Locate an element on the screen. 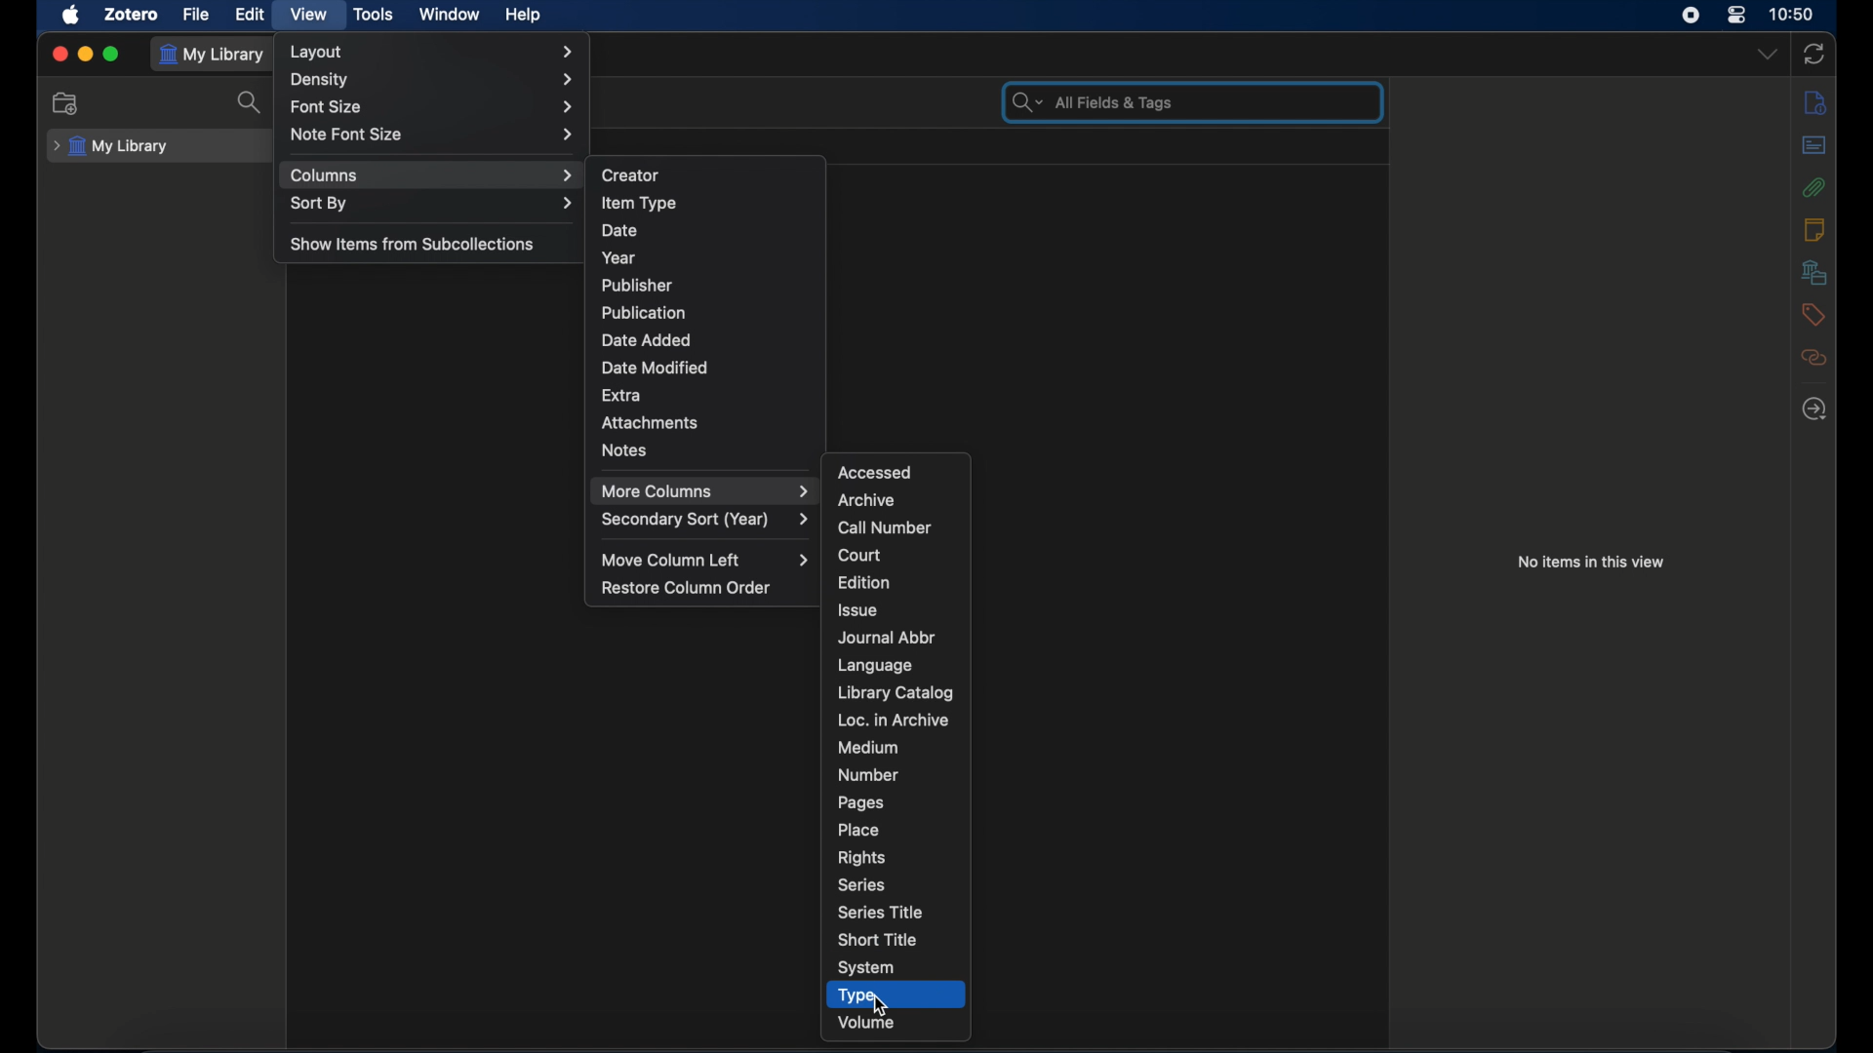 The height and width of the screenshot is (1053, 1873). my library is located at coordinates (213, 56).